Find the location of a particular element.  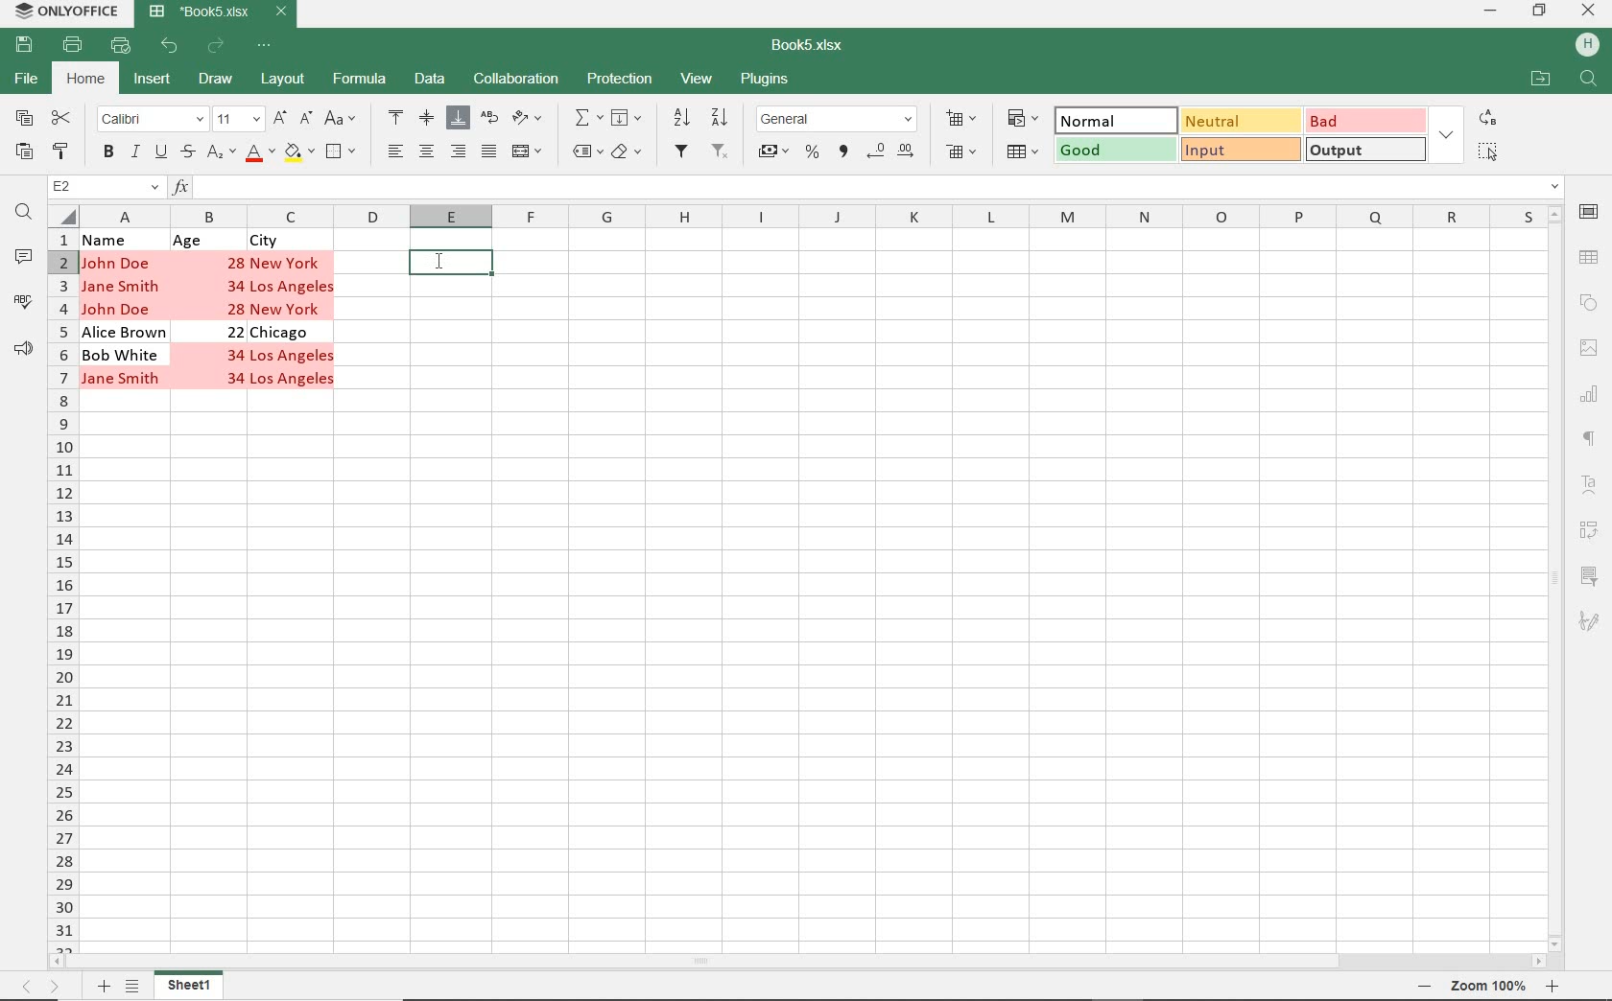

SHAPE is located at coordinates (1588, 301).